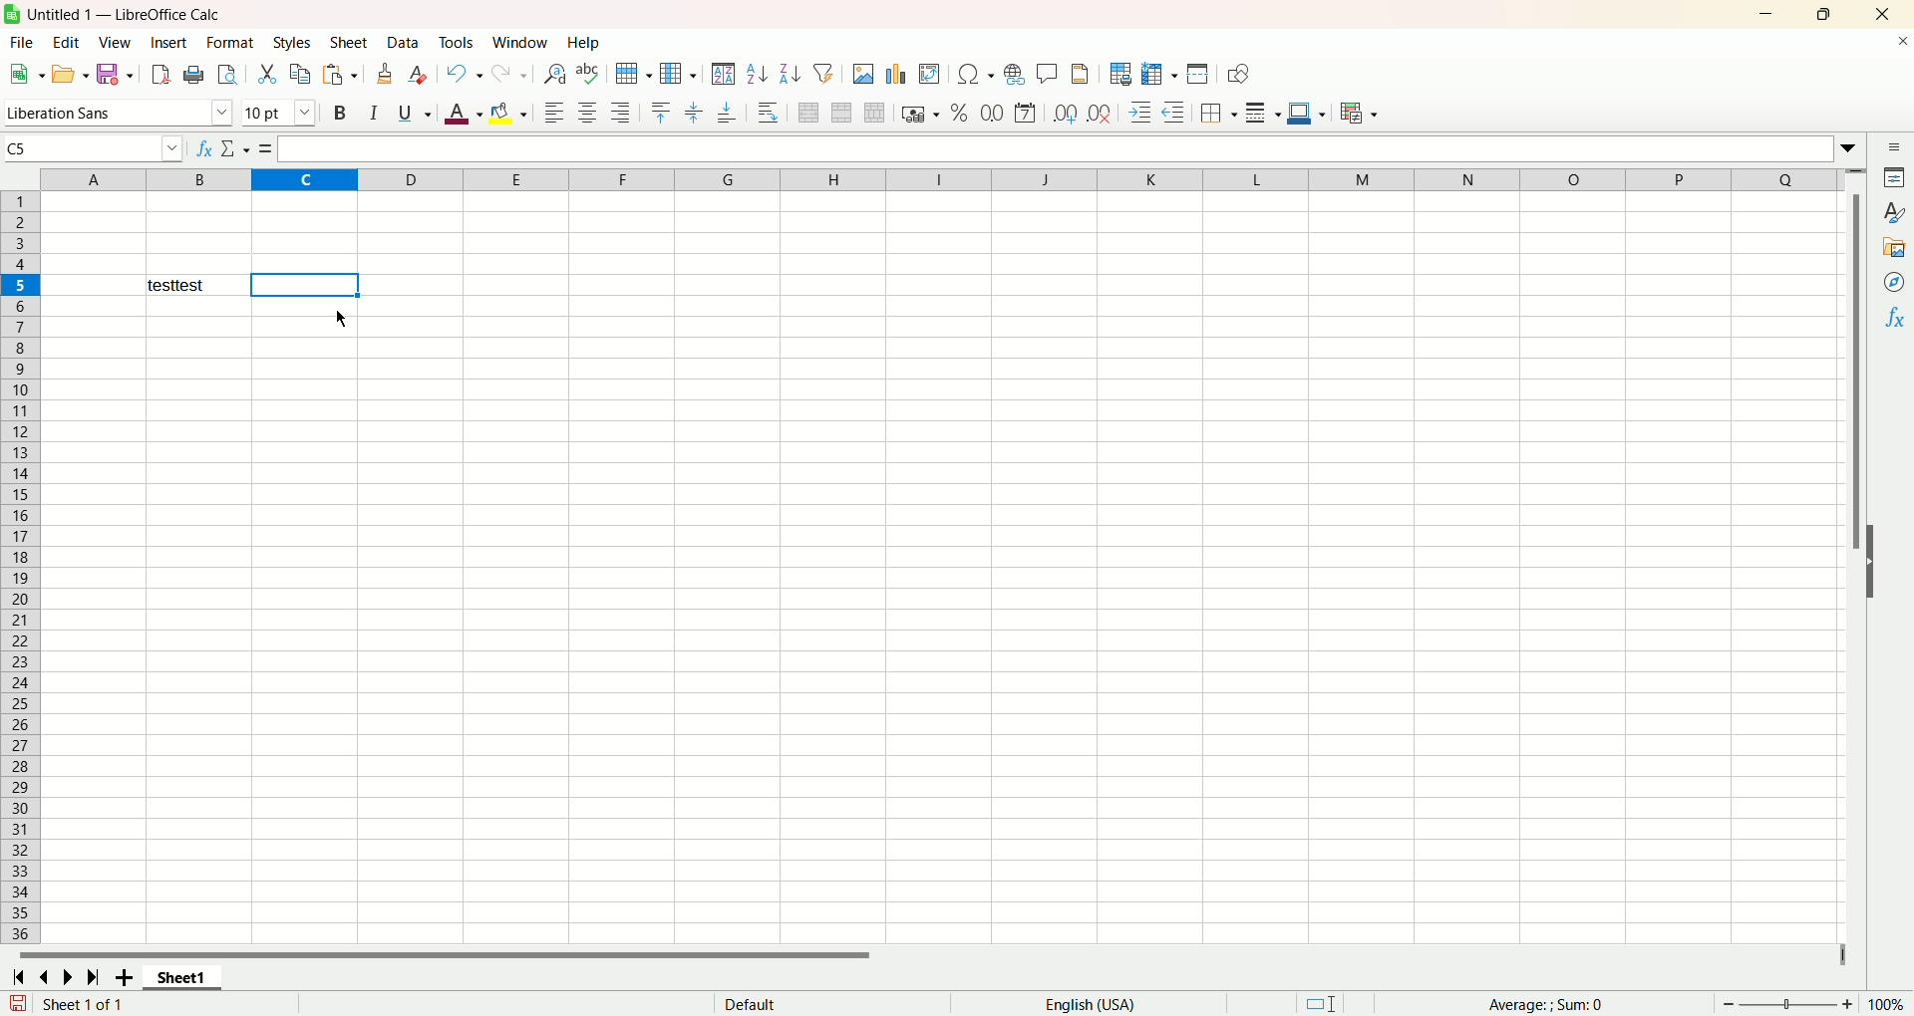 The width and height of the screenshot is (1914, 1016). I want to click on insert comment, so click(1049, 72).